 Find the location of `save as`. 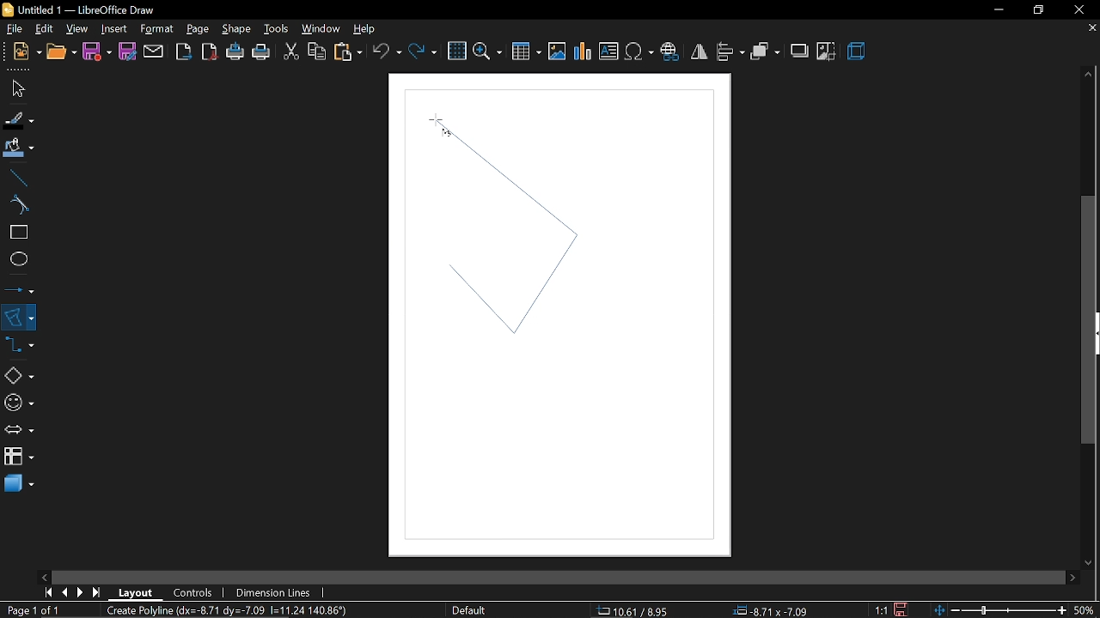

save as is located at coordinates (127, 52).